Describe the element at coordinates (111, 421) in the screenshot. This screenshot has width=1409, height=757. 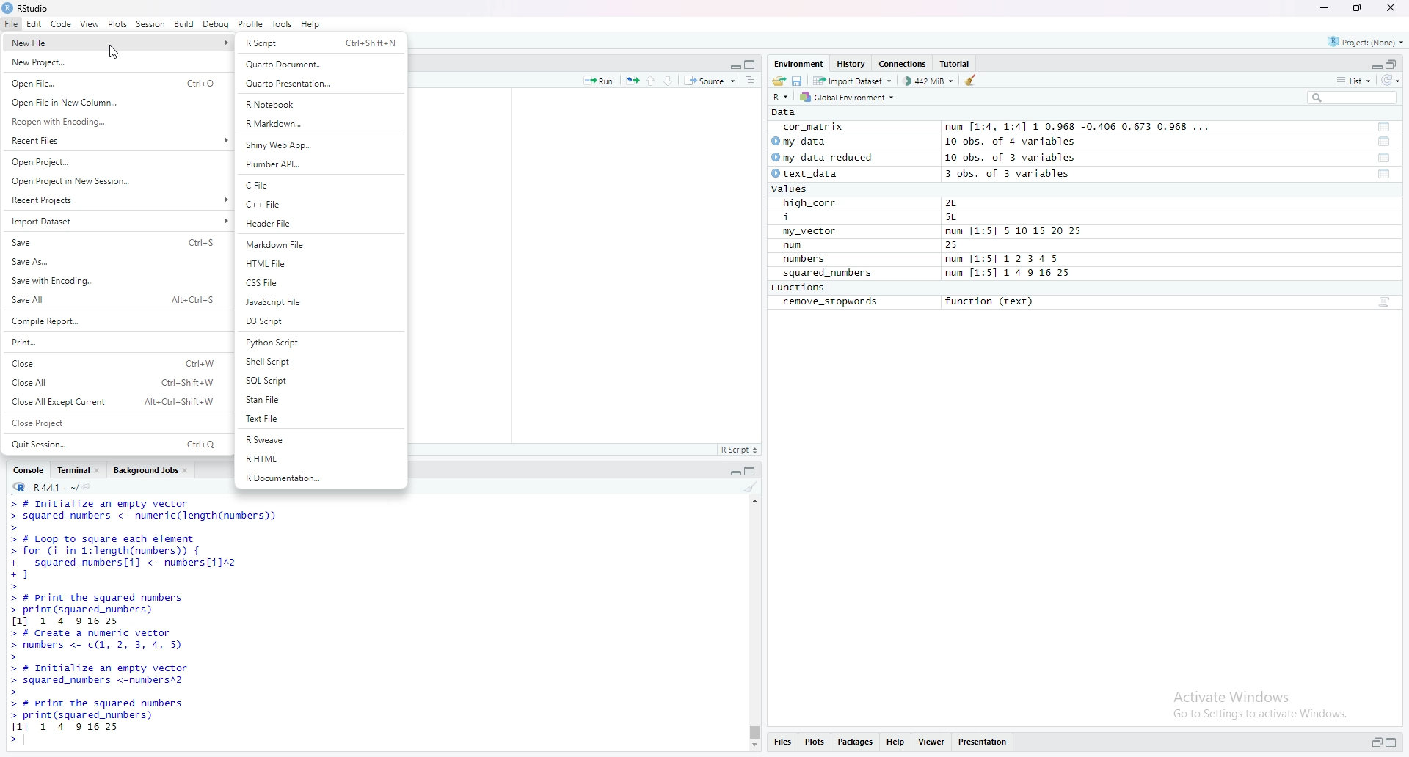
I see `Close Project` at that location.